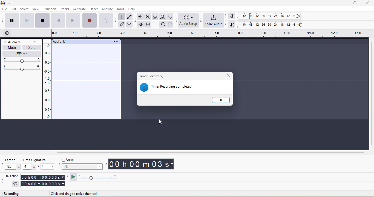 The width and height of the screenshot is (374, 197). Describe the element at coordinates (22, 61) in the screenshot. I see `volume` at that location.